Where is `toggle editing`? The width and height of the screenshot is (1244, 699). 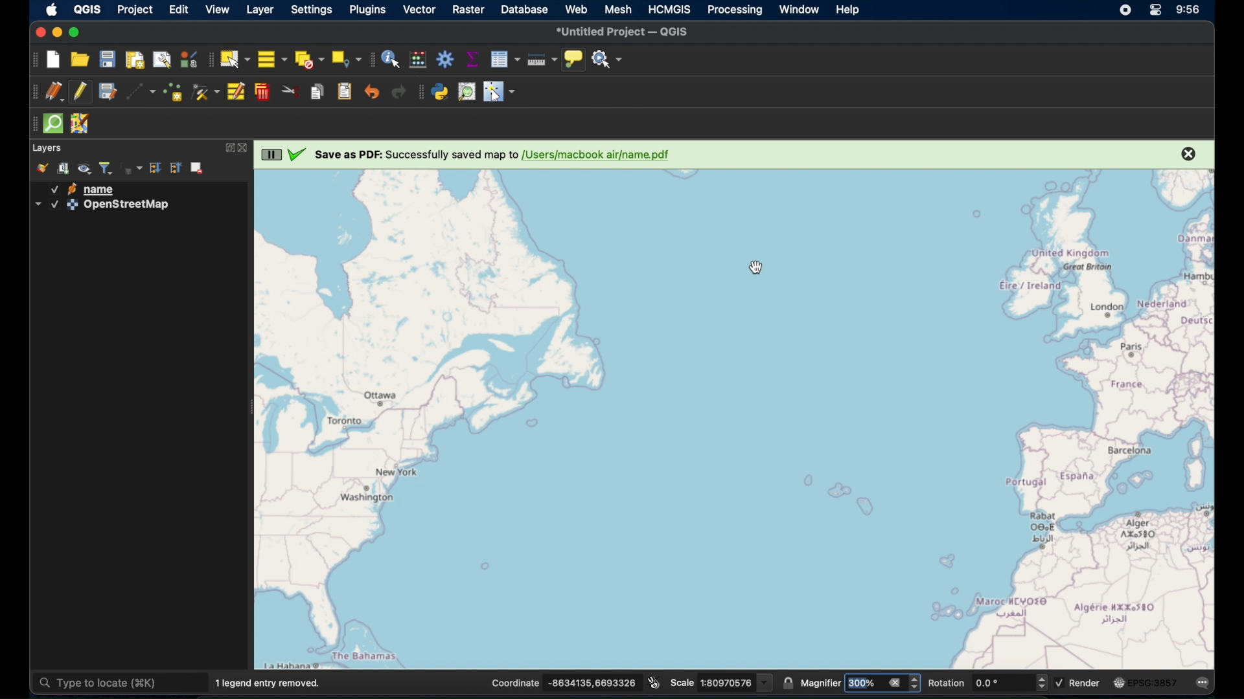 toggle editing is located at coordinates (79, 93).